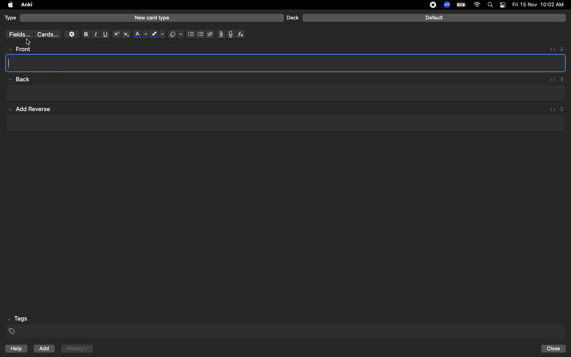 The height and width of the screenshot is (357, 571). I want to click on Function, so click(241, 34).